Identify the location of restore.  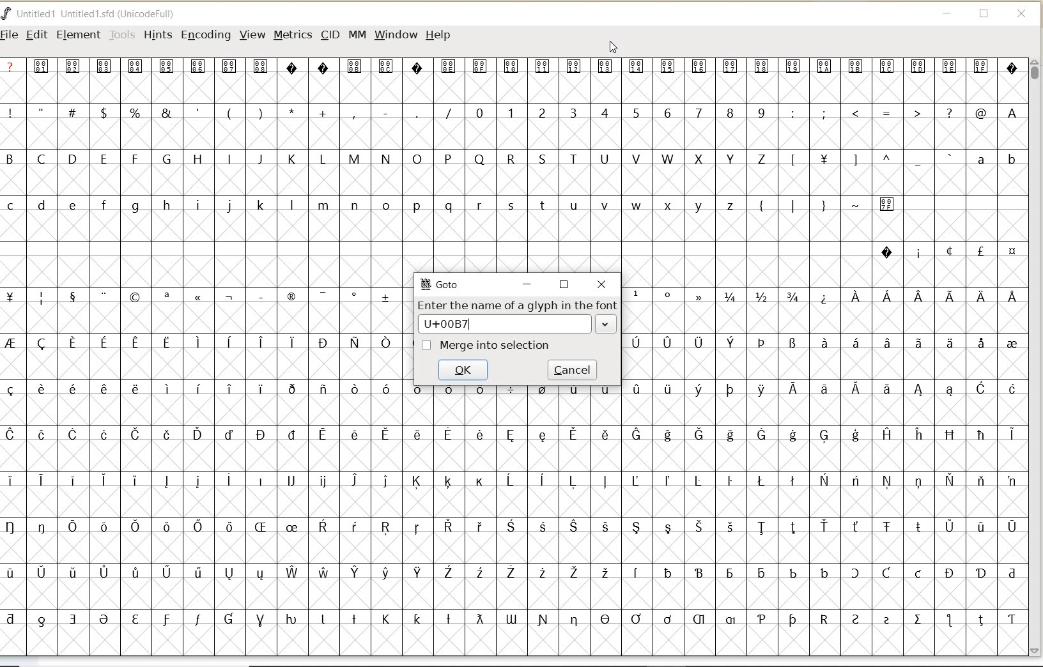
(565, 285).